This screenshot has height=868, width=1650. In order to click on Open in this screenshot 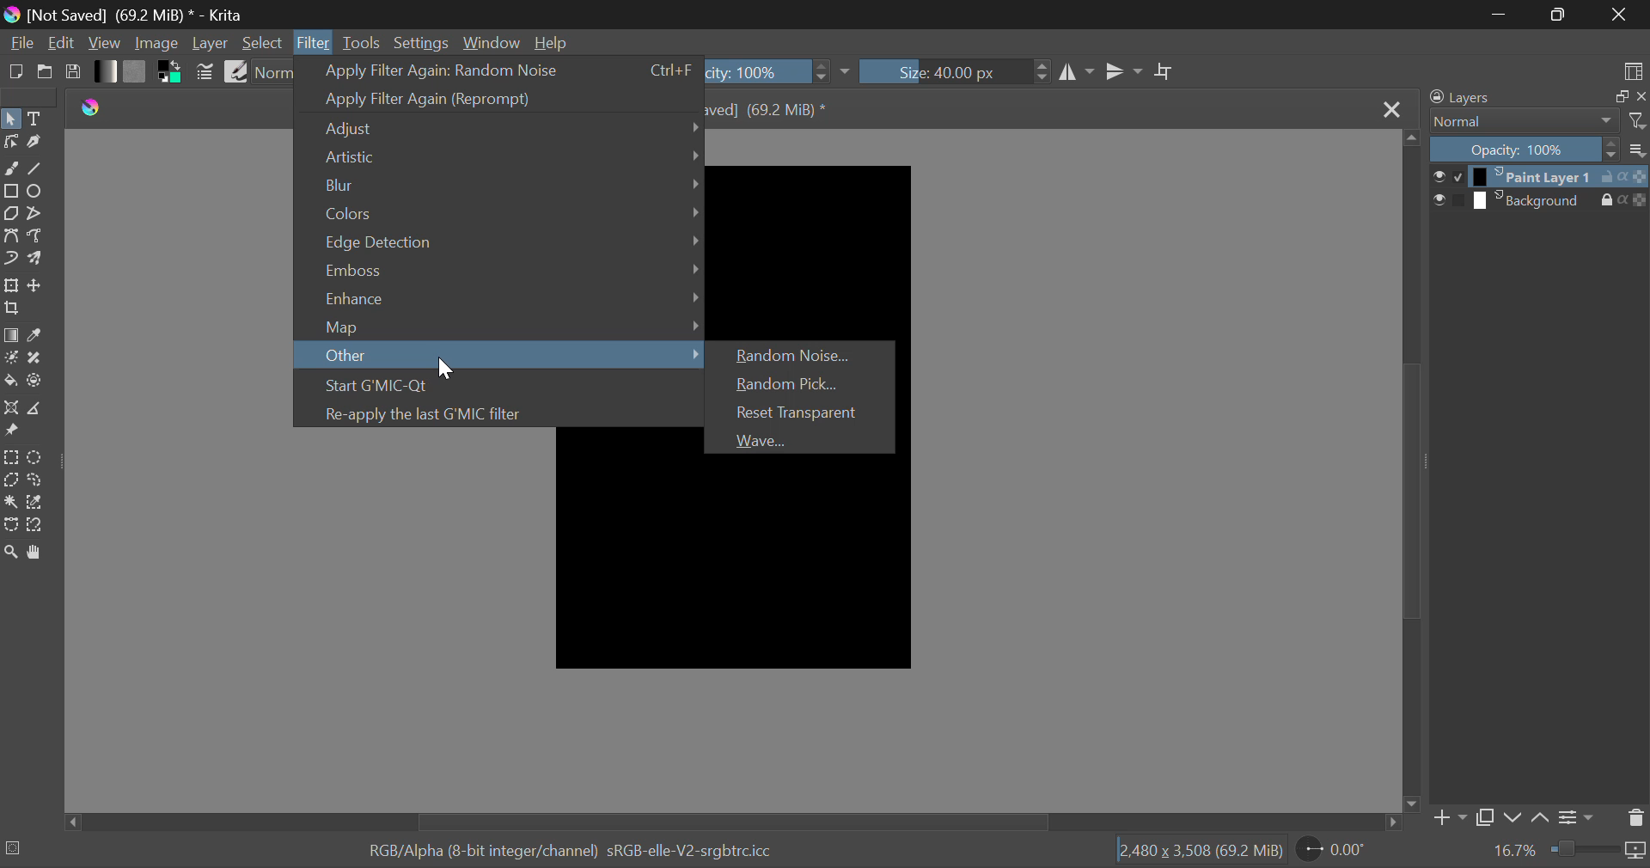, I will do `click(45, 74)`.